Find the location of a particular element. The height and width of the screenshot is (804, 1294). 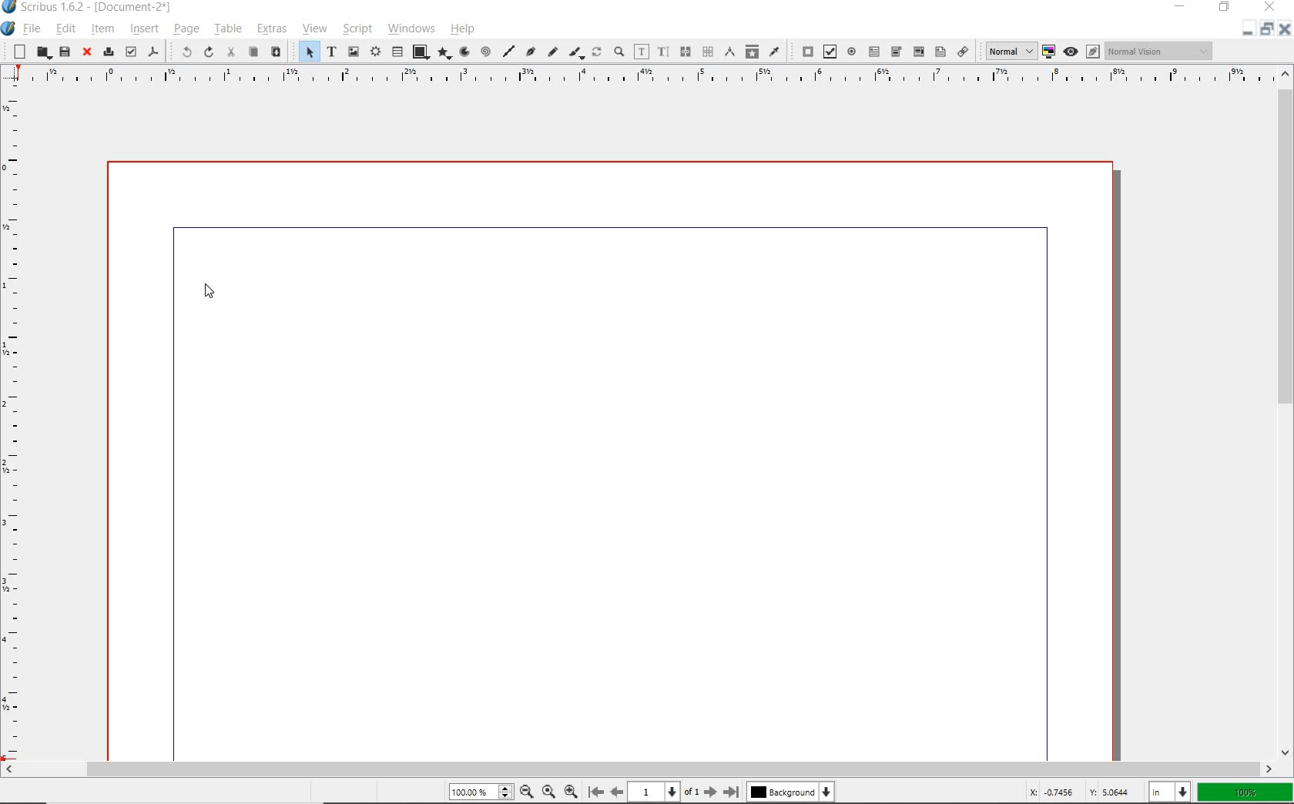

measurements is located at coordinates (728, 52).